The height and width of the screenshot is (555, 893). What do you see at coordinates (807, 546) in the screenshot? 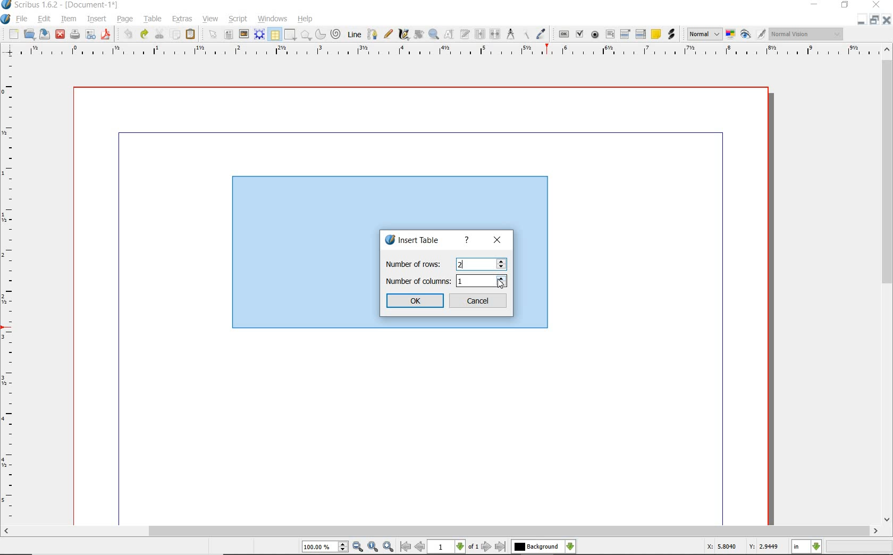
I see `select measurement` at bounding box center [807, 546].